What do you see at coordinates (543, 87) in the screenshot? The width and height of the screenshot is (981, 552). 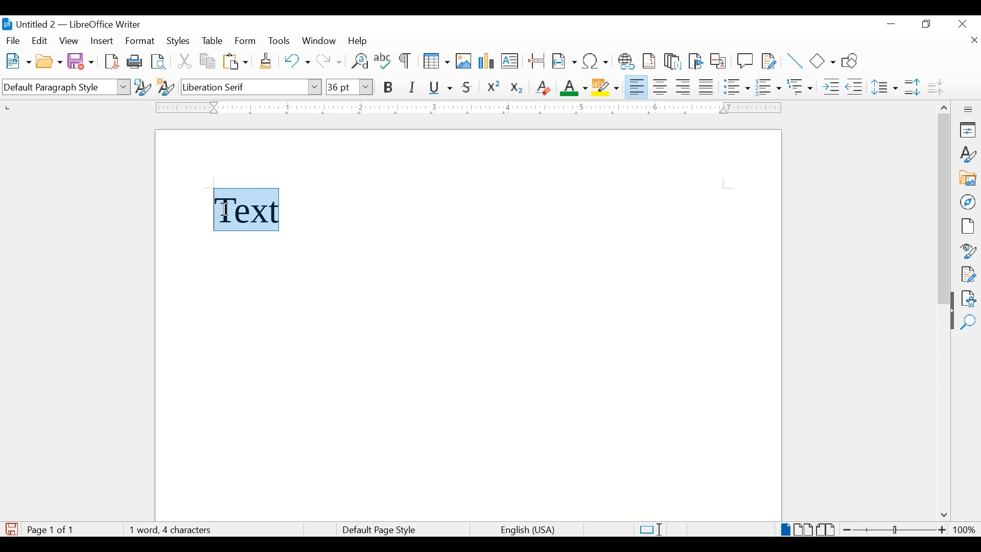 I see `clear direct formatting` at bounding box center [543, 87].